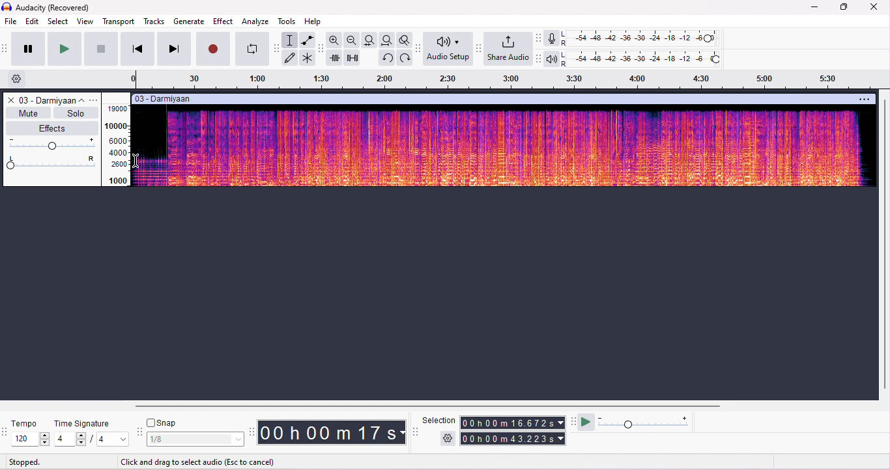 This screenshot has width=890, height=470. What do you see at coordinates (336, 57) in the screenshot?
I see `trim outside selection` at bounding box center [336, 57].